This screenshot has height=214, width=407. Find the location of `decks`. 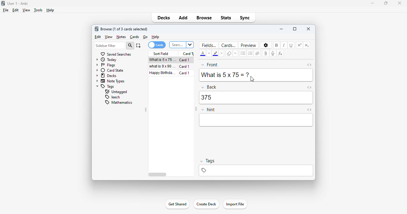

decks is located at coordinates (164, 18).